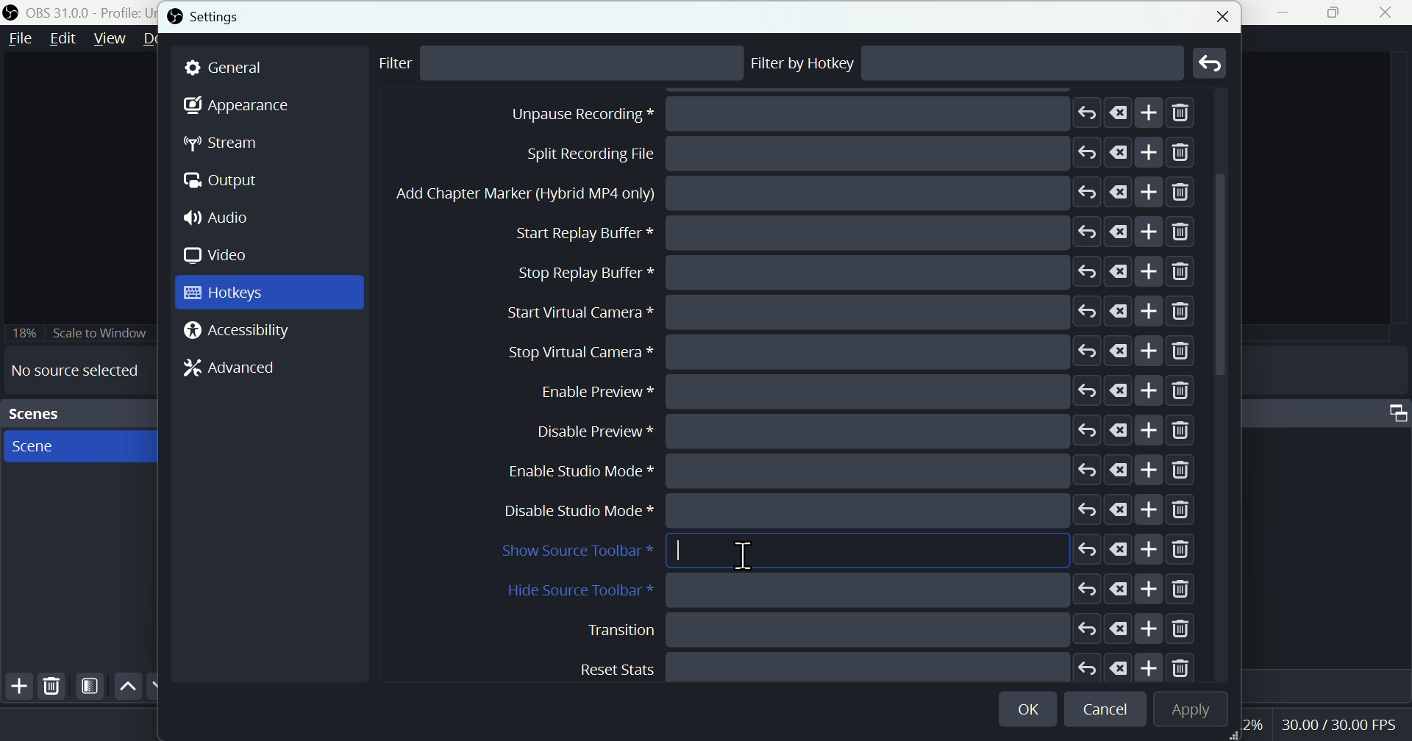 This screenshot has width=1412, height=741. What do you see at coordinates (224, 371) in the screenshot?
I see `Advanced` at bounding box center [224, 371].